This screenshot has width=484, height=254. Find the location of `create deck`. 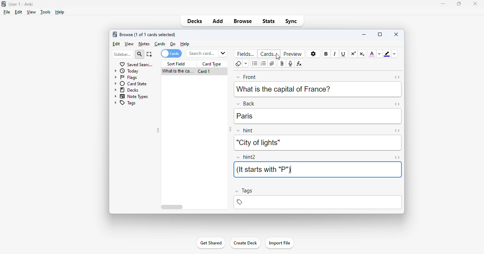

create deck is located at coordinates (245, 242).